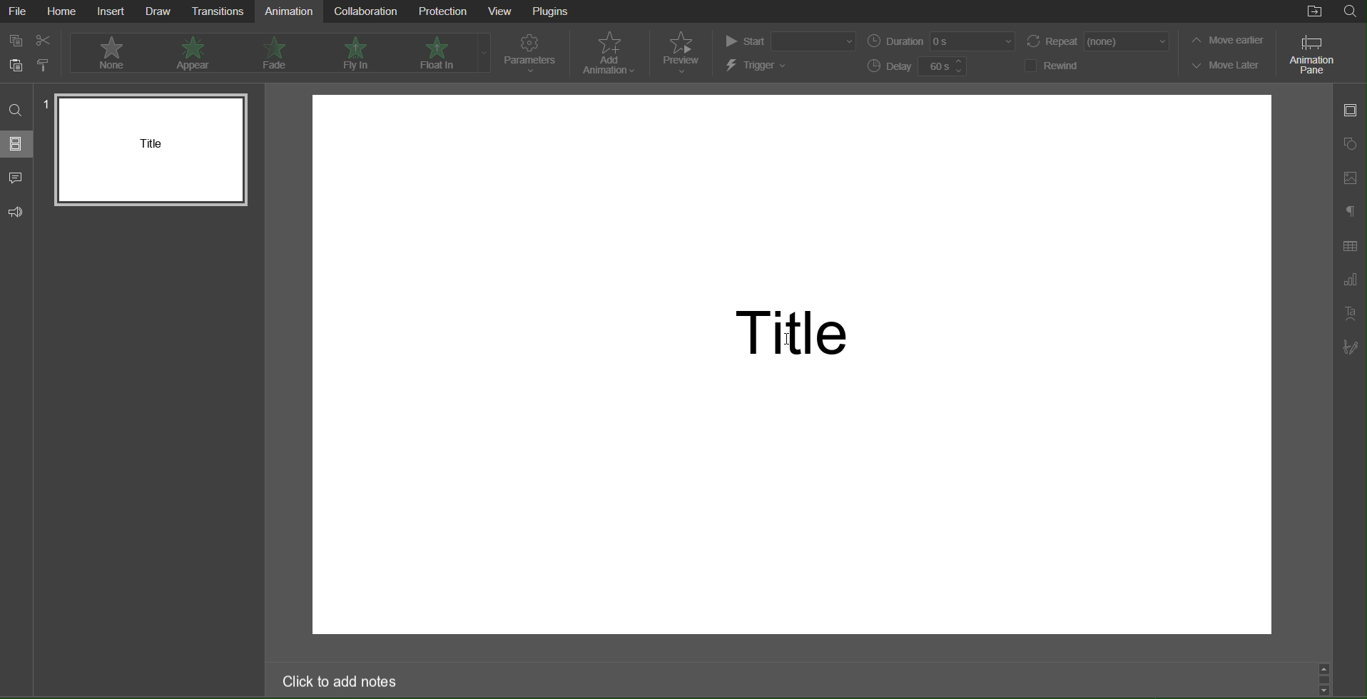 The image size is (1367, 699). I want to click on Transitions, so click(217, 11).